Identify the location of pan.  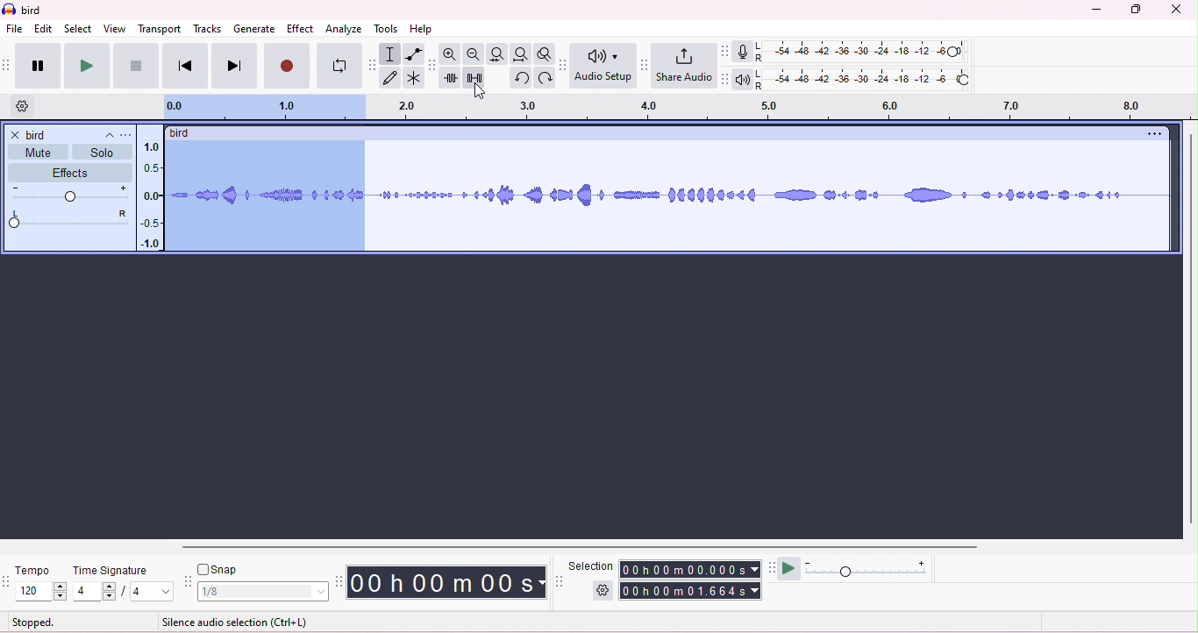
(69, 219).